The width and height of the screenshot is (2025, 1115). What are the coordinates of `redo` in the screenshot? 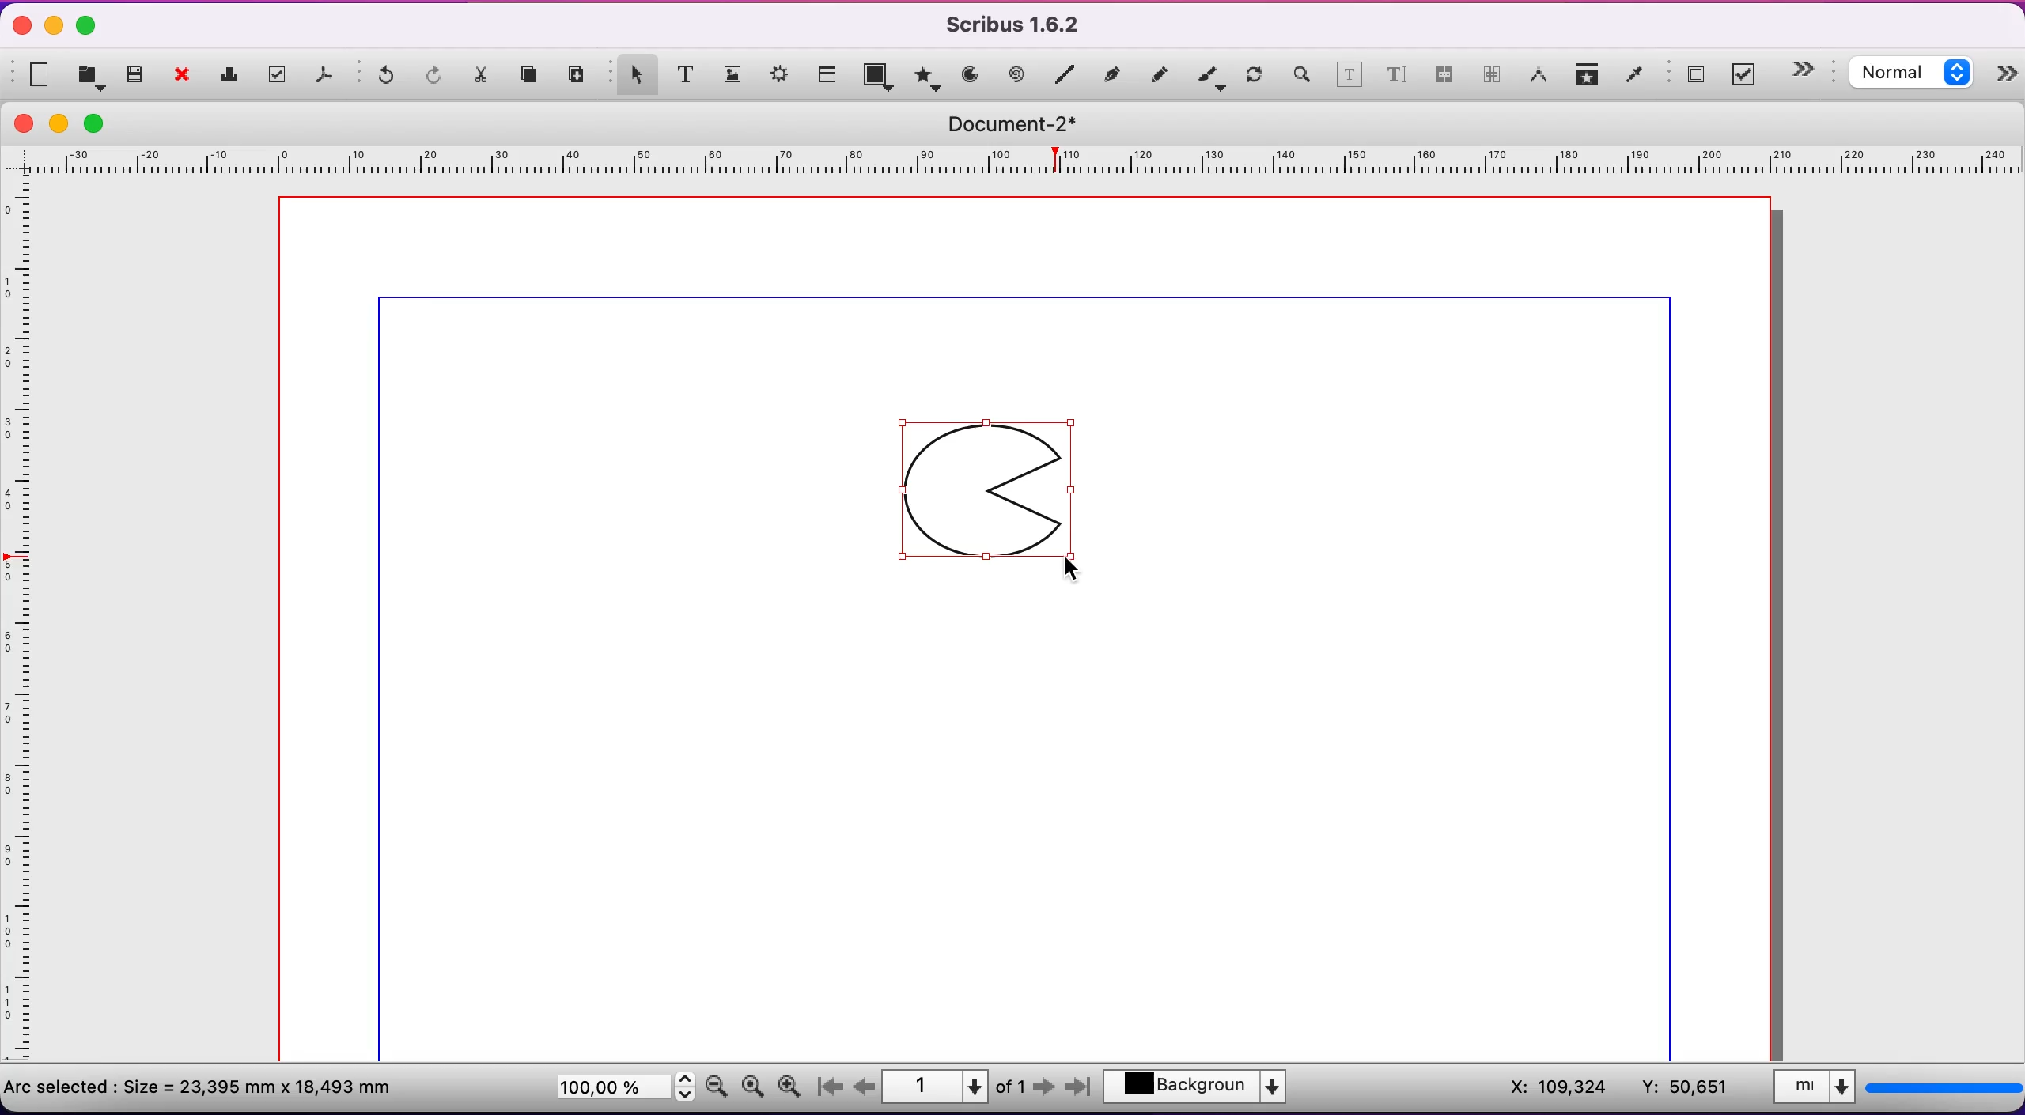 It's located at (436, 77).